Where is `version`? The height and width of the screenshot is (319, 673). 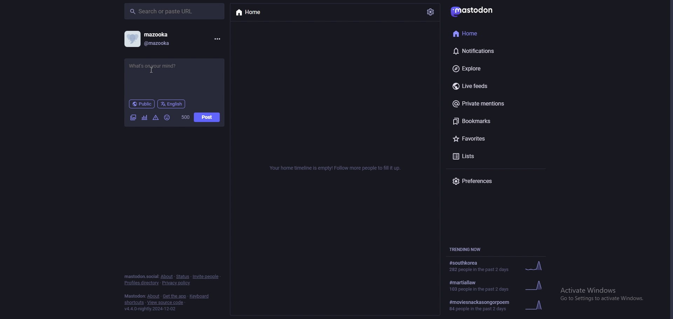
version is located at coordinates (150, 309).